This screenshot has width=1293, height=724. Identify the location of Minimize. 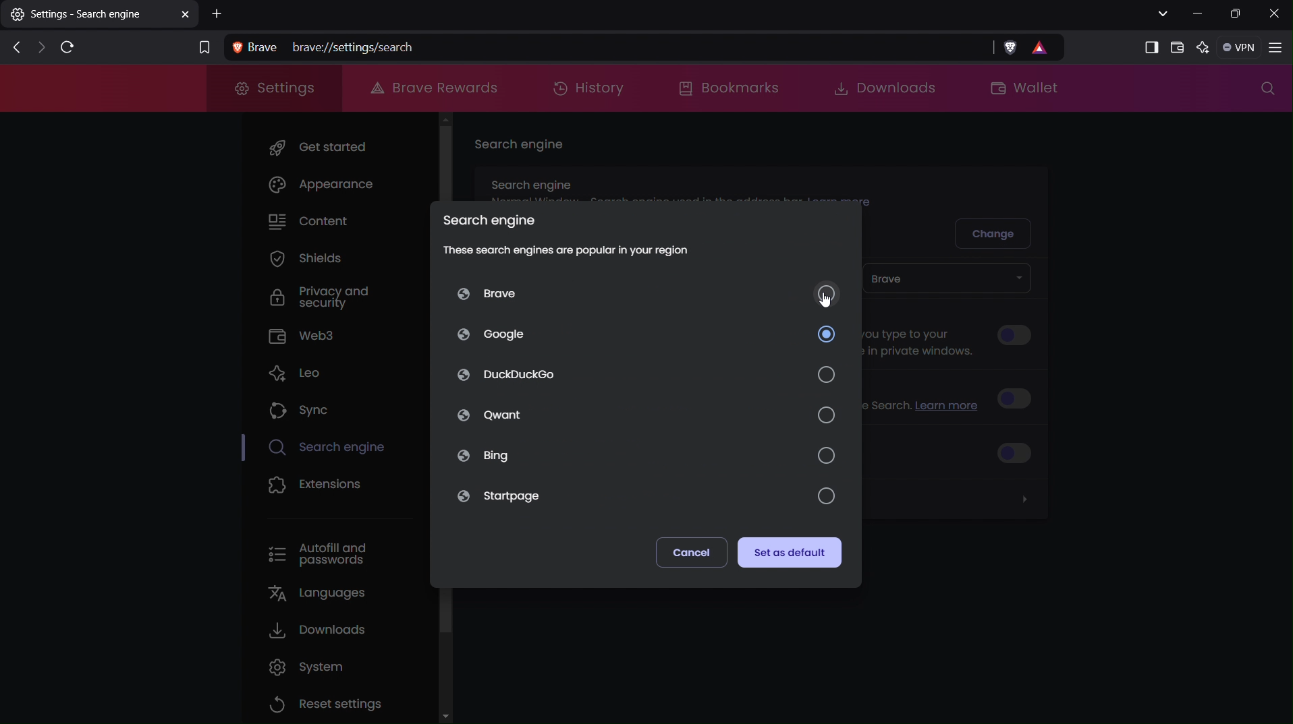
(1199, 13).